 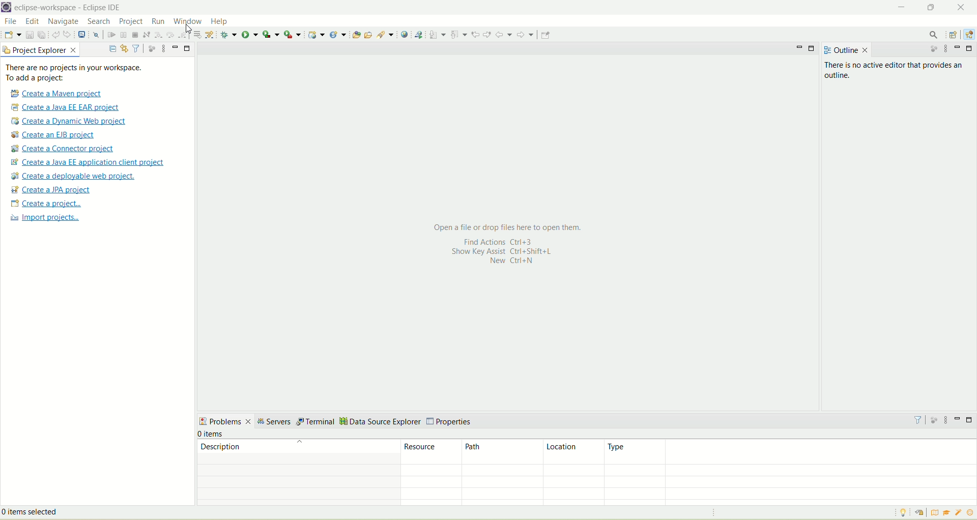 I want to click on close, so click(x=959, y=7).